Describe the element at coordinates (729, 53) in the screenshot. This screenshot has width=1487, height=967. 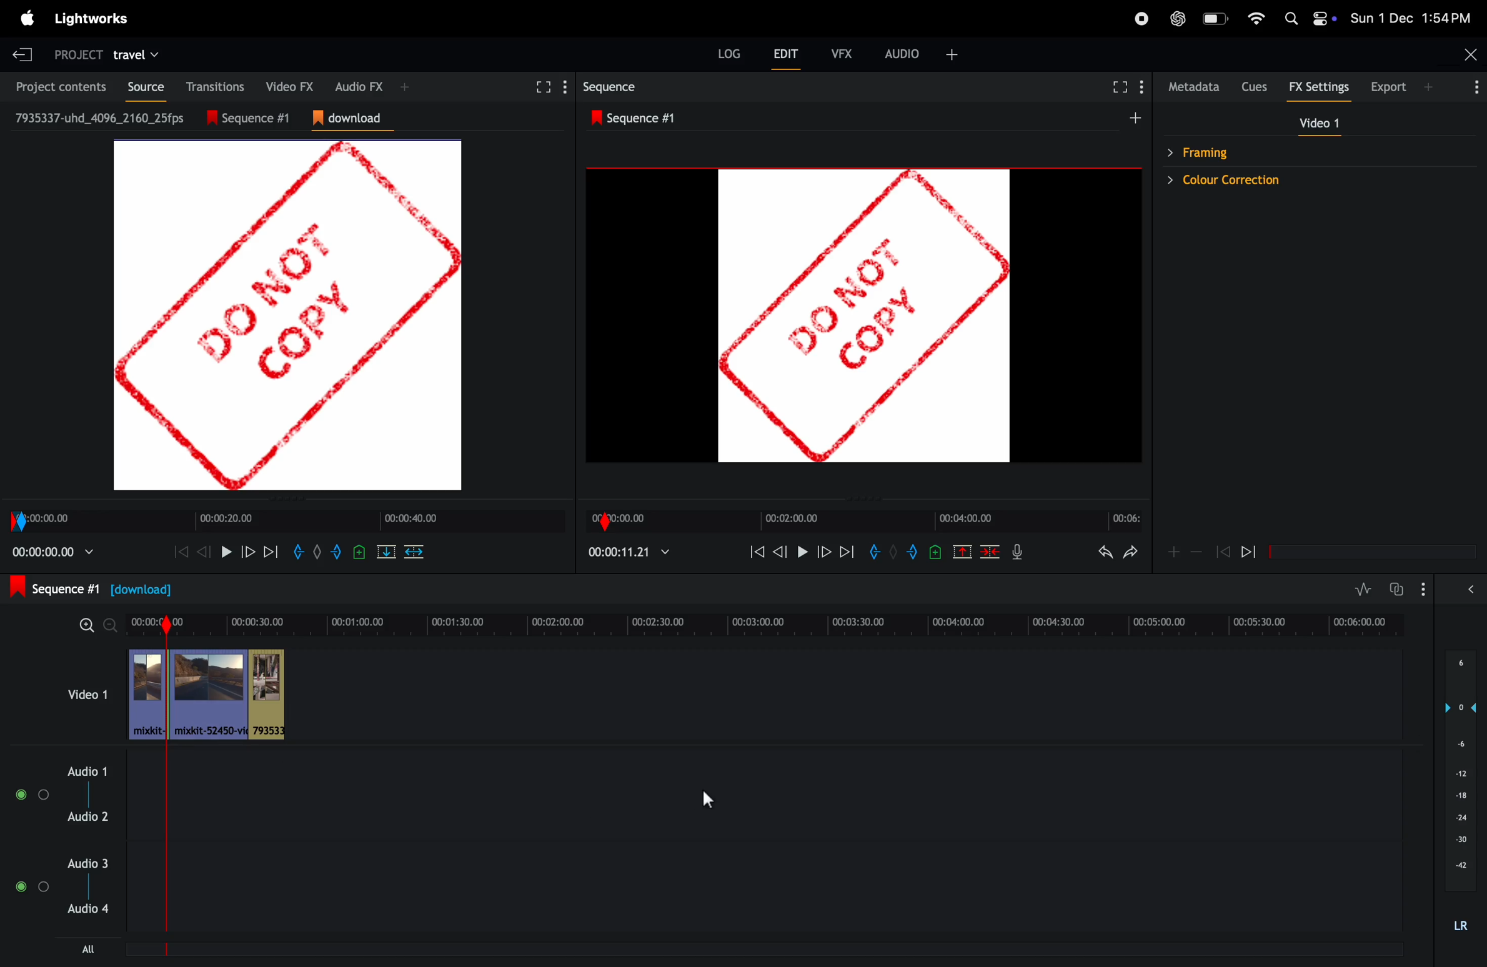
I see `log` at that location.